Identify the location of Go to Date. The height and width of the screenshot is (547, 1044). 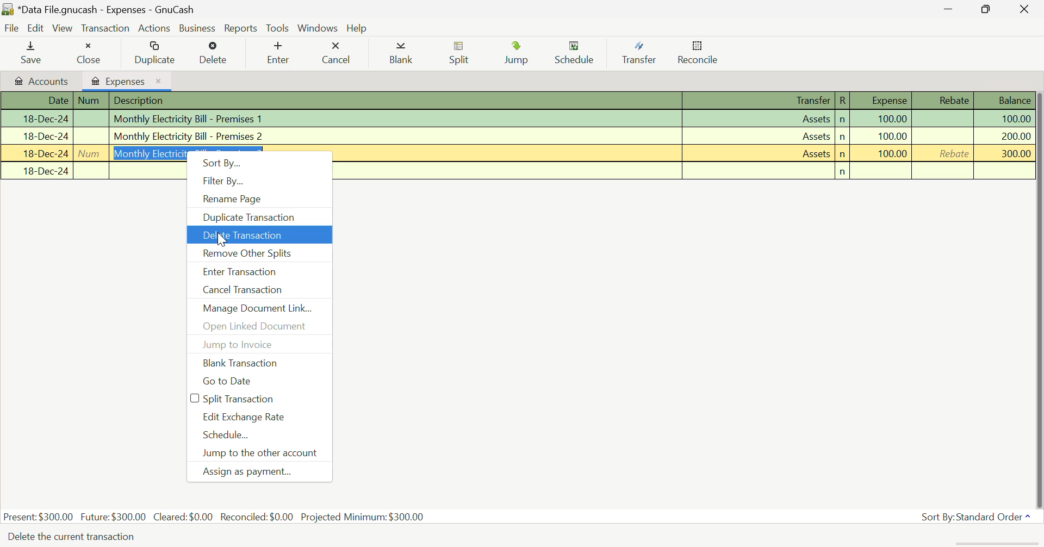
(260, 382).